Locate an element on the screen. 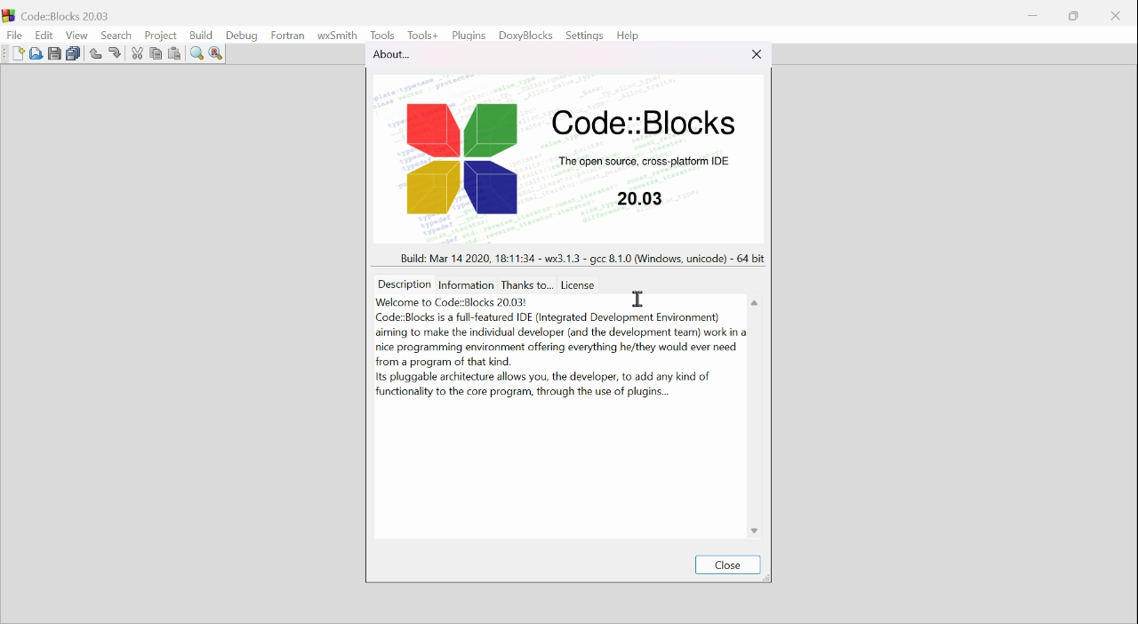 The height and width of the screenshot is (624, 1138). save is located at coordinates (52, 52).